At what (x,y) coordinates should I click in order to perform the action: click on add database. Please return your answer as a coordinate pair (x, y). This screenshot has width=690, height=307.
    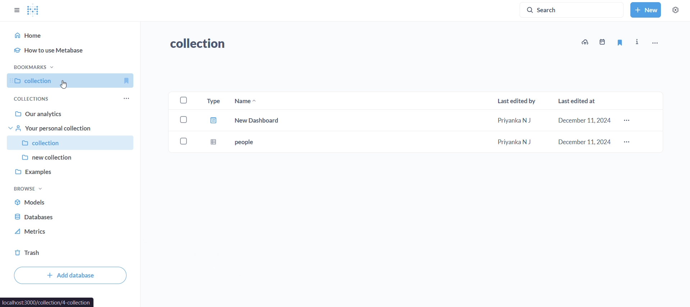
    Looking at the image, I should click on (72, 275).